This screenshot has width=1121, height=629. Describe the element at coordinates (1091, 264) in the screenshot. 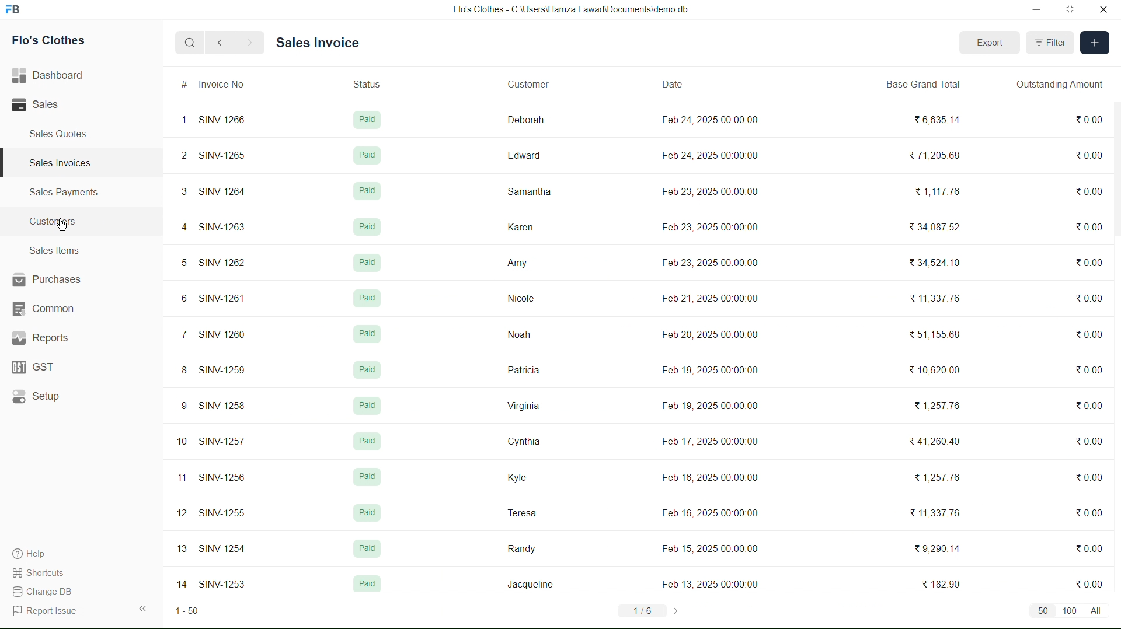

I see `0.00` at that location.